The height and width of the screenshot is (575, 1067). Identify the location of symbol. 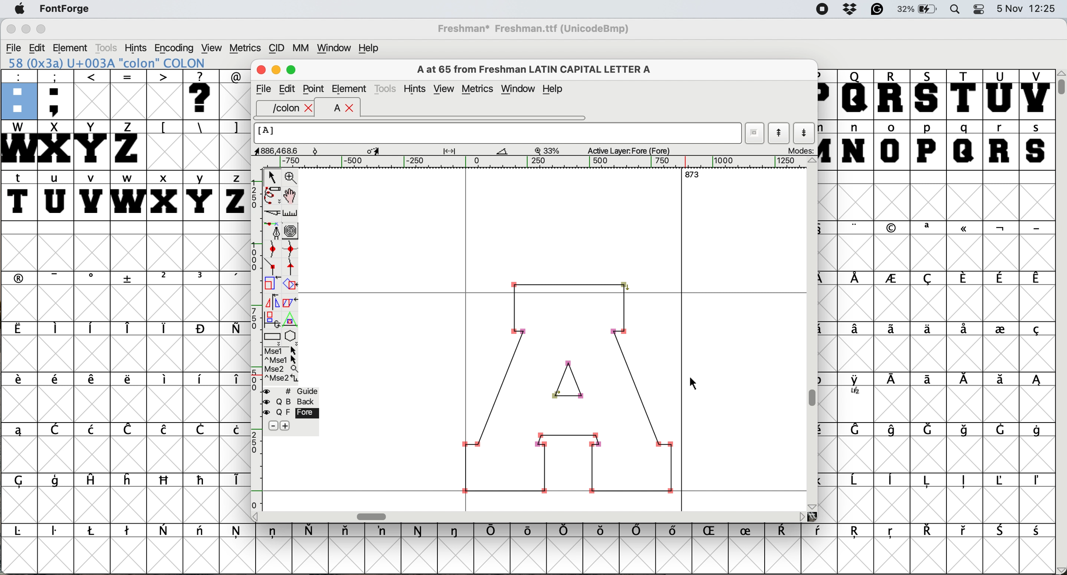
(857, 278).